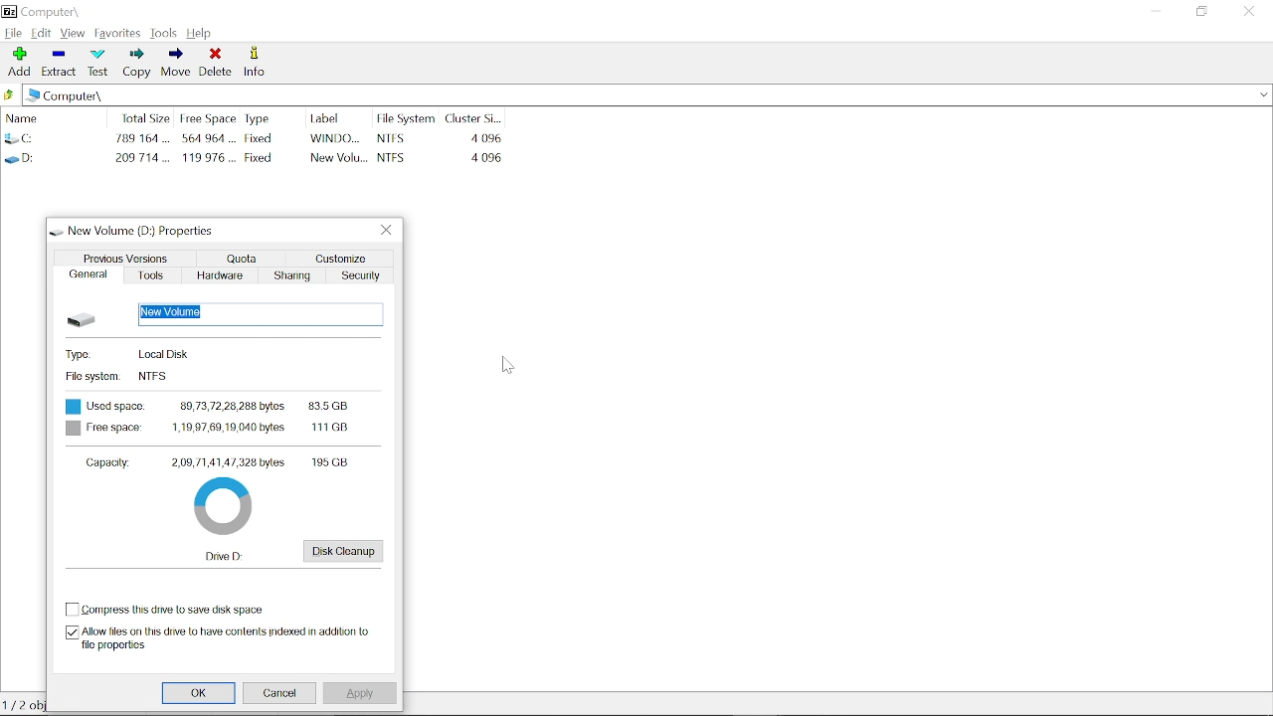 Image resolution: width=1273 pixels, height=716 pixels. What do you see at coordinates (216, 62) in the screenshot?
I see `delete` at bounding box center [216, 62].